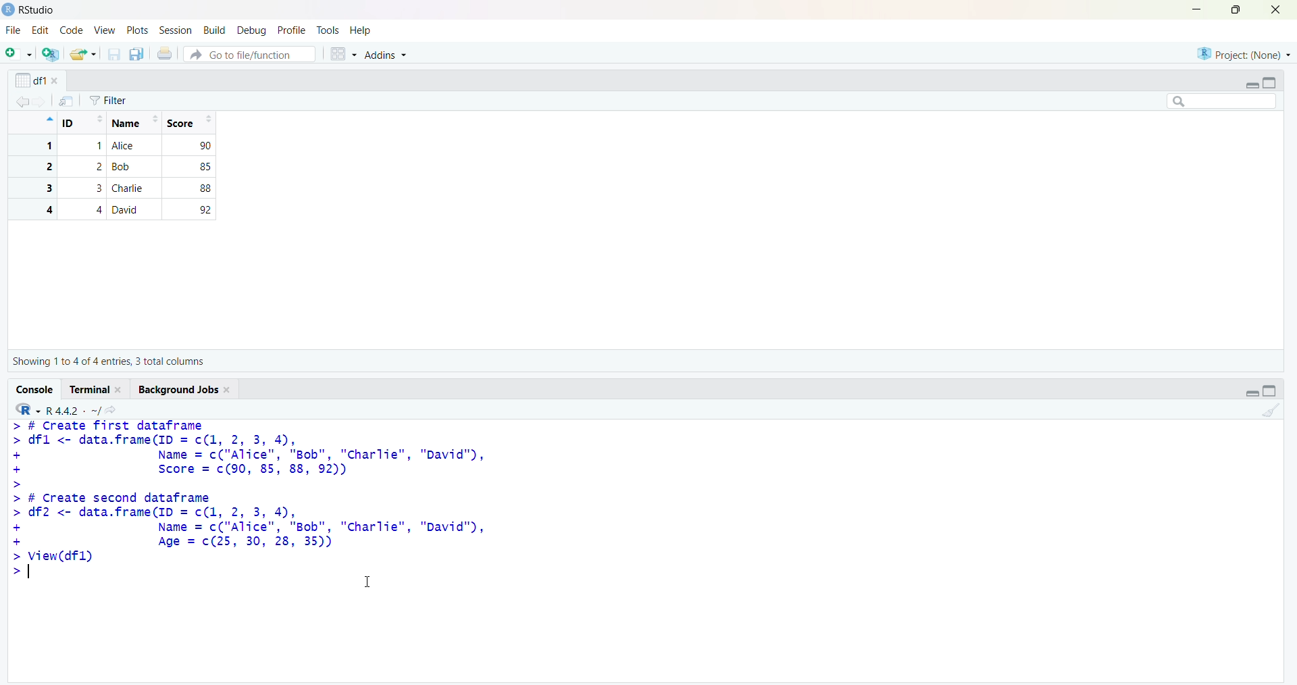 This screenshot has height=685, width=1297. I want to click on Score, so click(190, 123).